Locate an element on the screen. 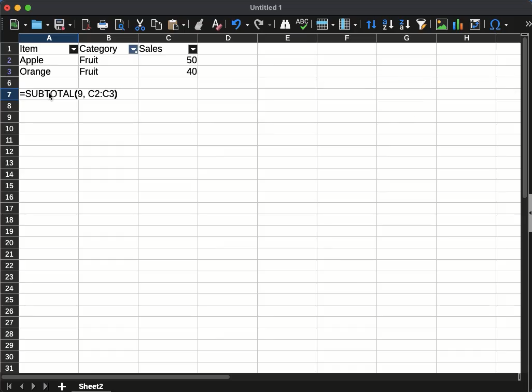 Image resolution: width=532 pixels, height=392 pixels. next sheet is located at coordinates (33, 387).